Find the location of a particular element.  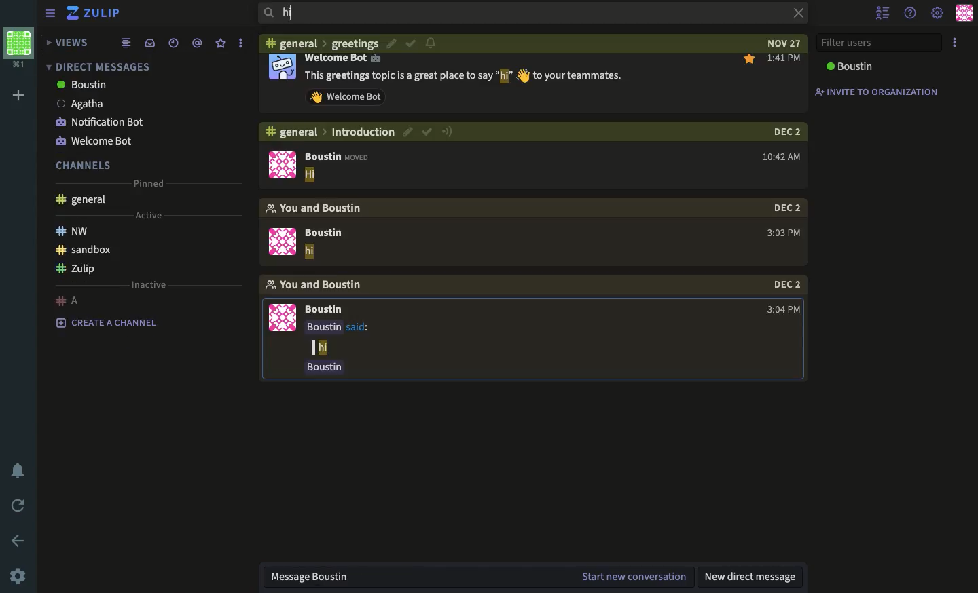

10:42 AM is located at coordinates (779, 155).